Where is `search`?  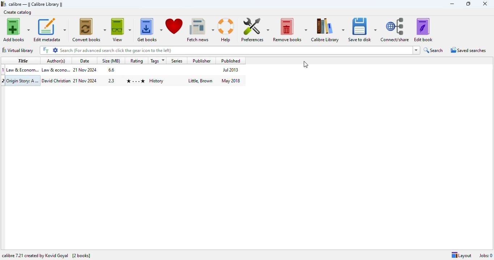
search is located at coordinates (435, 50).